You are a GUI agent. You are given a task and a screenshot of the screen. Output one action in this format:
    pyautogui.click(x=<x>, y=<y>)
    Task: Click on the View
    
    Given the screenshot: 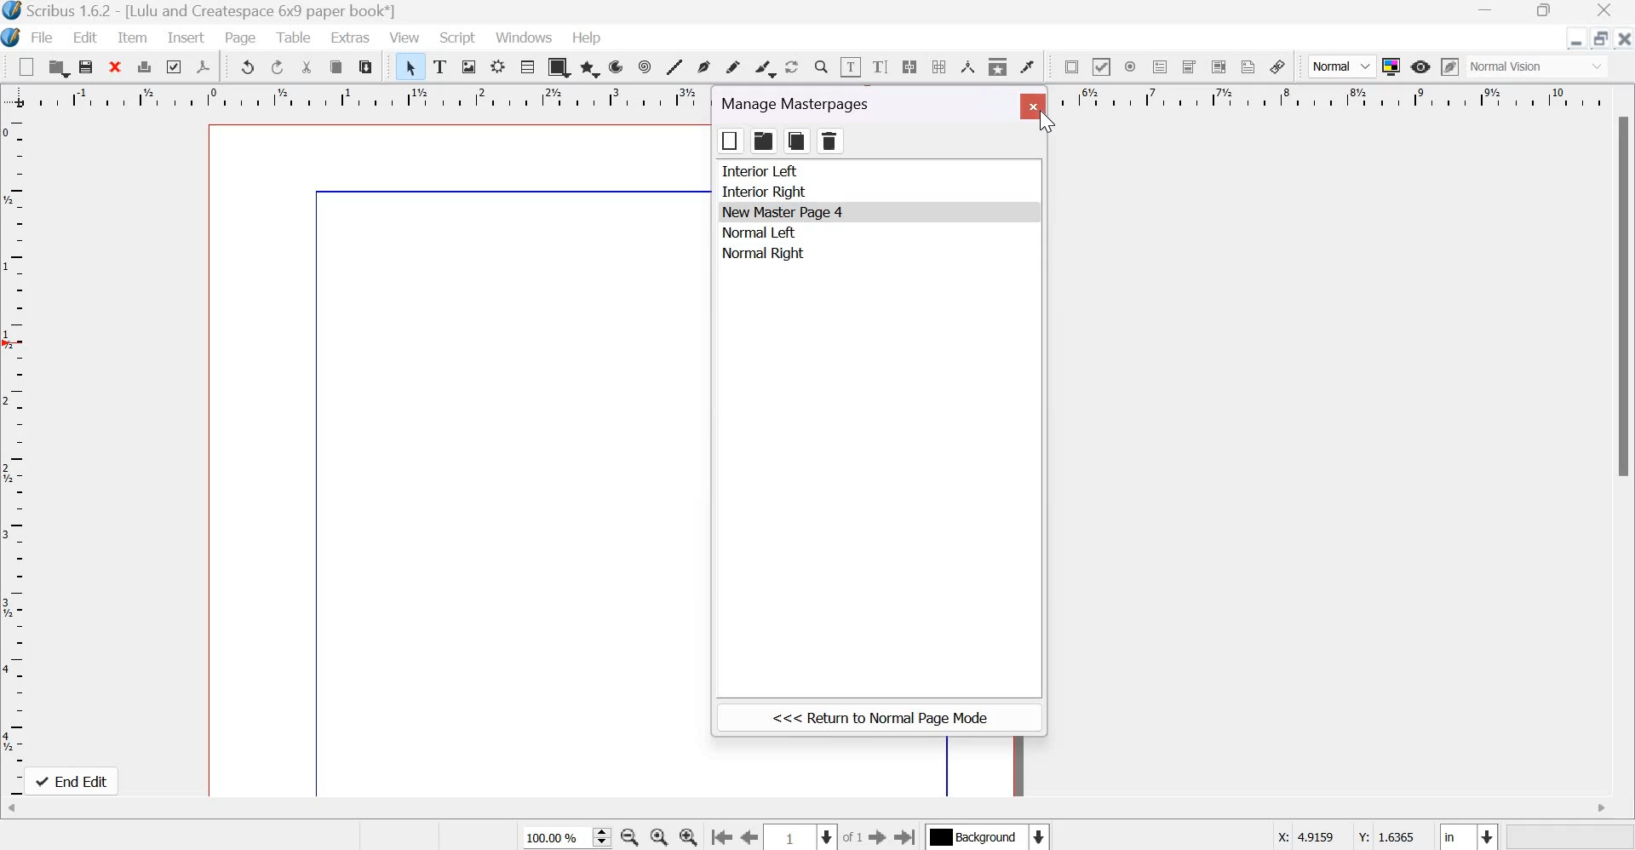 What is the action you would take?
    pyautogui.click(x=404, y=37)
    